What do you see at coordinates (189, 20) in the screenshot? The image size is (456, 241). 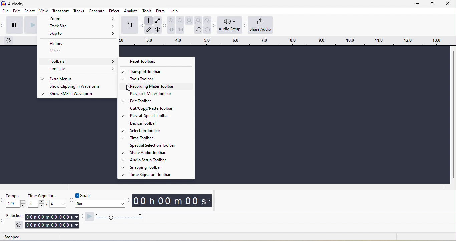 I see `fit selection to width` at bounding box center [189, 20].